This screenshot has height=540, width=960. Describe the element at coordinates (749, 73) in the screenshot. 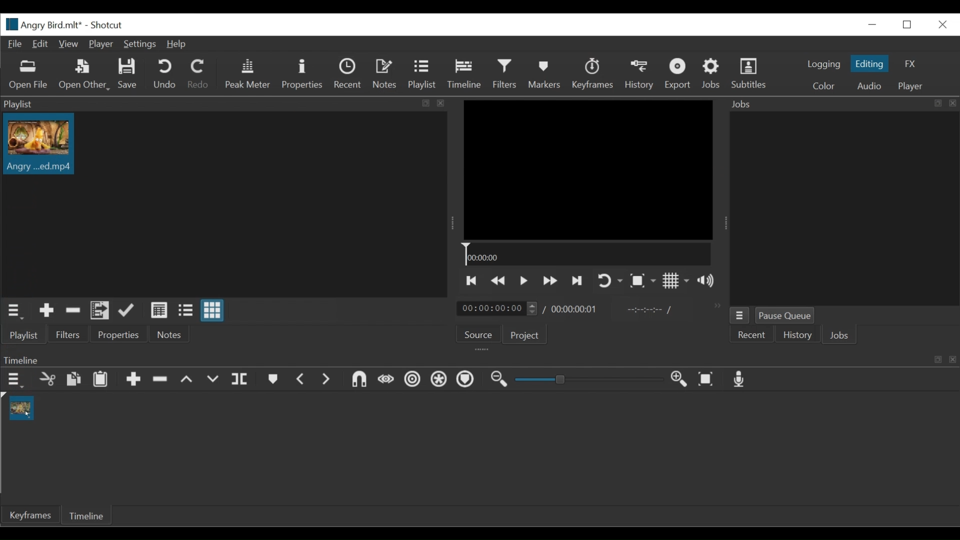

I see `Subtitles` at that location.